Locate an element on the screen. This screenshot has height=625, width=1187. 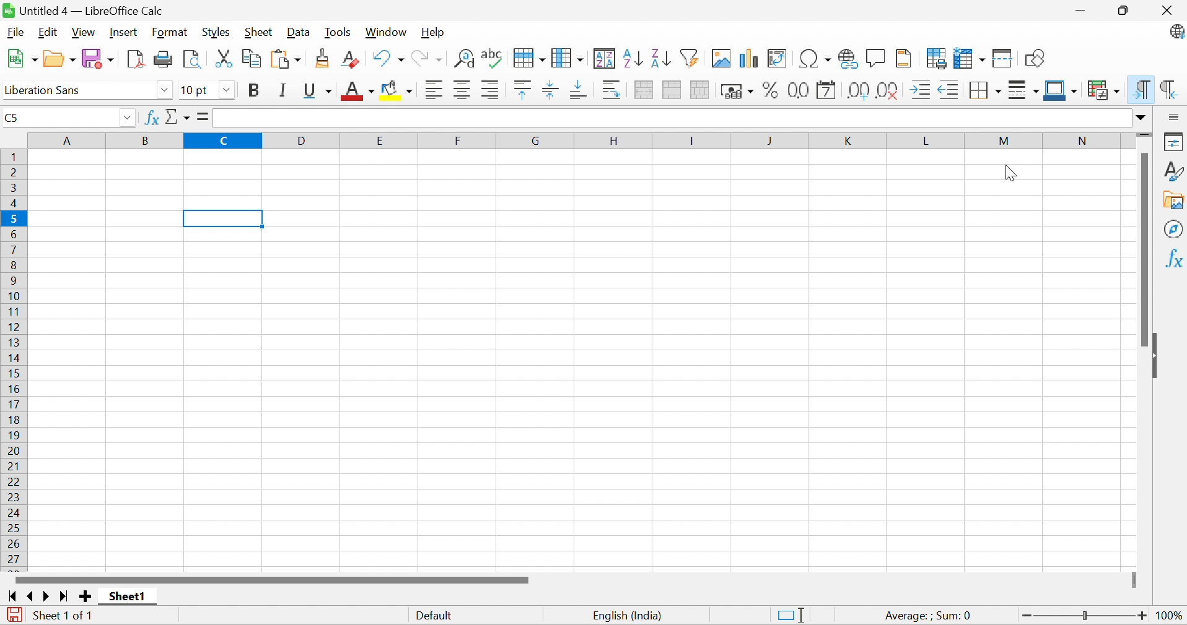
Drop down is located at coordinates (127, 119).